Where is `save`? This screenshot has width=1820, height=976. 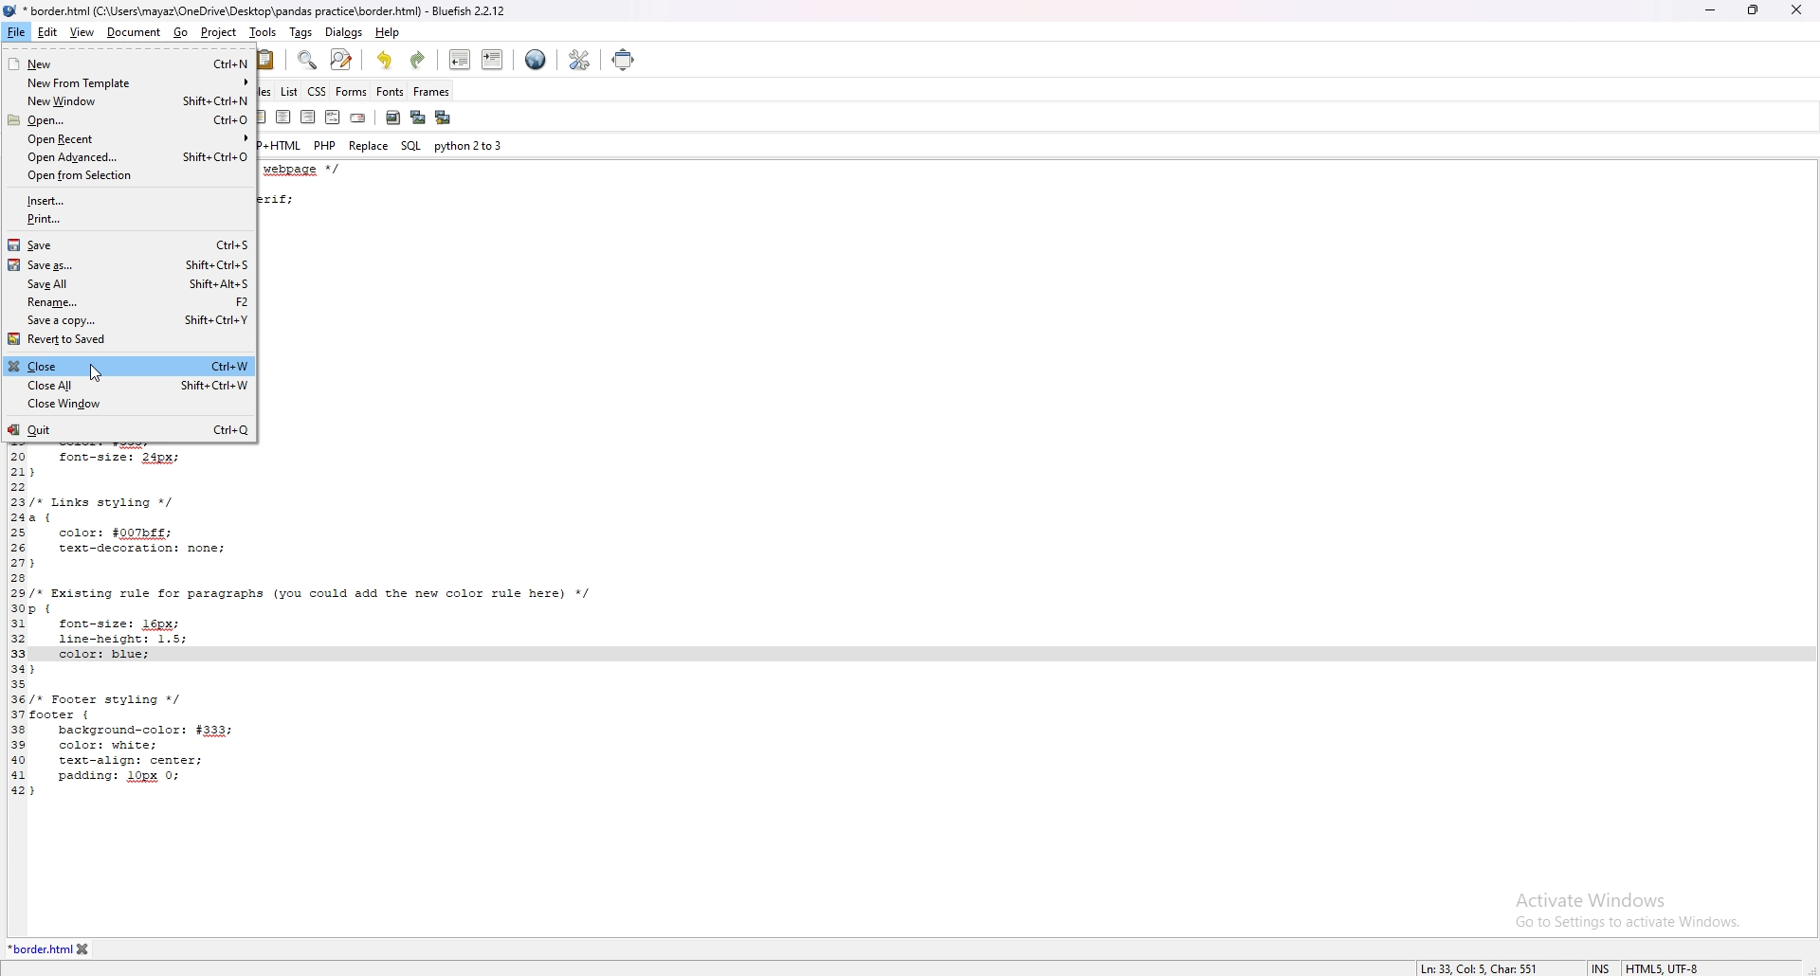
save is located at coordinates (128, 244).